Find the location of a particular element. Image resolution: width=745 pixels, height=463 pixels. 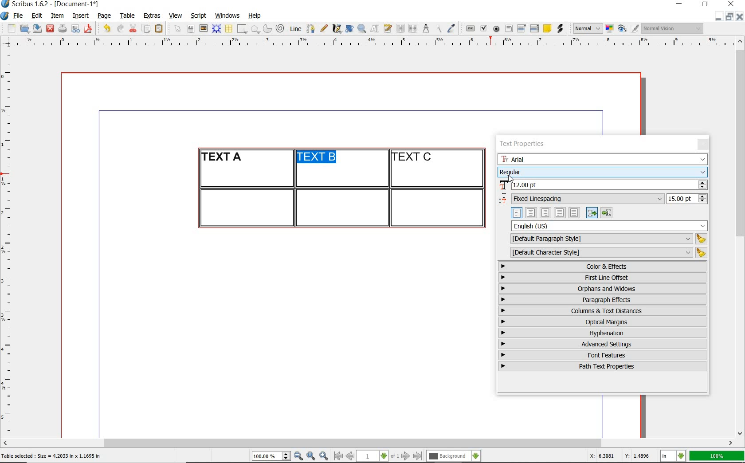

scrollbar is located at coordinates (368, 444).